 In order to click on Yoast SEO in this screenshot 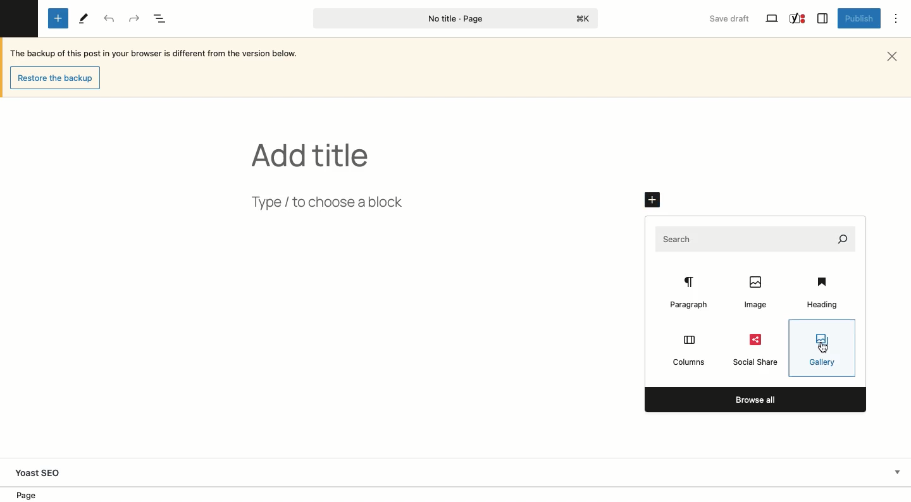, I will do `click(460, 473)`.